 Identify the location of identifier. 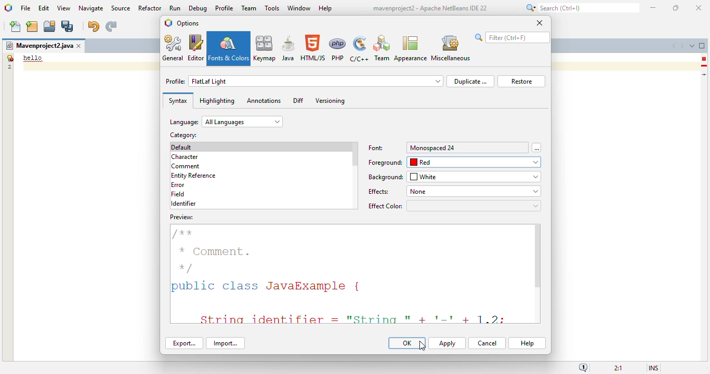
(183, 204).